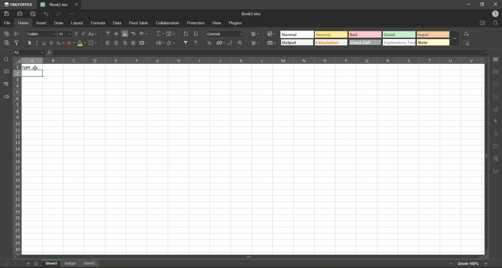 The height and width of the screenshot is (268, 502). I want to click on plugins, so click(236, 23).